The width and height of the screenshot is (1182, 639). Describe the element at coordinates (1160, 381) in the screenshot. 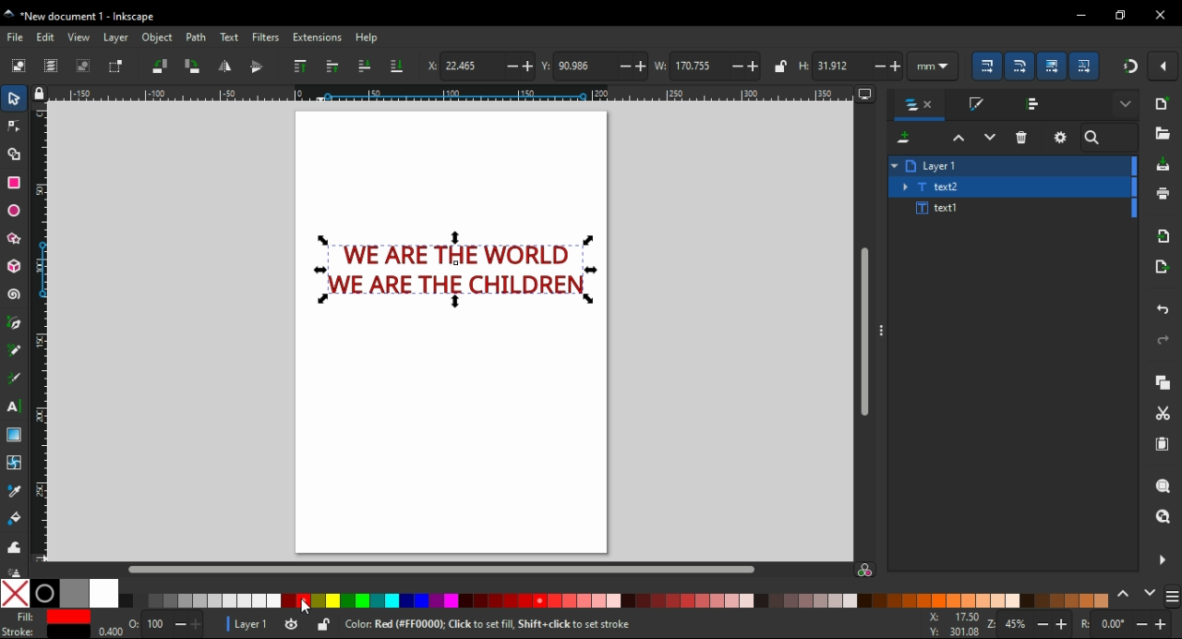

I see `copy` at that location.